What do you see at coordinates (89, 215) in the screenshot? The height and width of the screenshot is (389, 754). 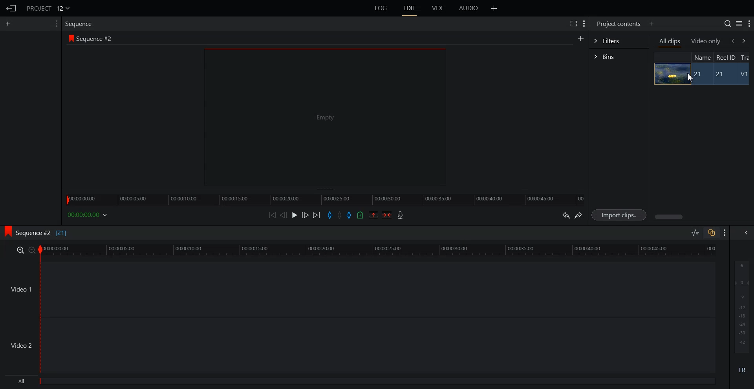 I see `00:00:00.00` at bounding box center [89, 215].